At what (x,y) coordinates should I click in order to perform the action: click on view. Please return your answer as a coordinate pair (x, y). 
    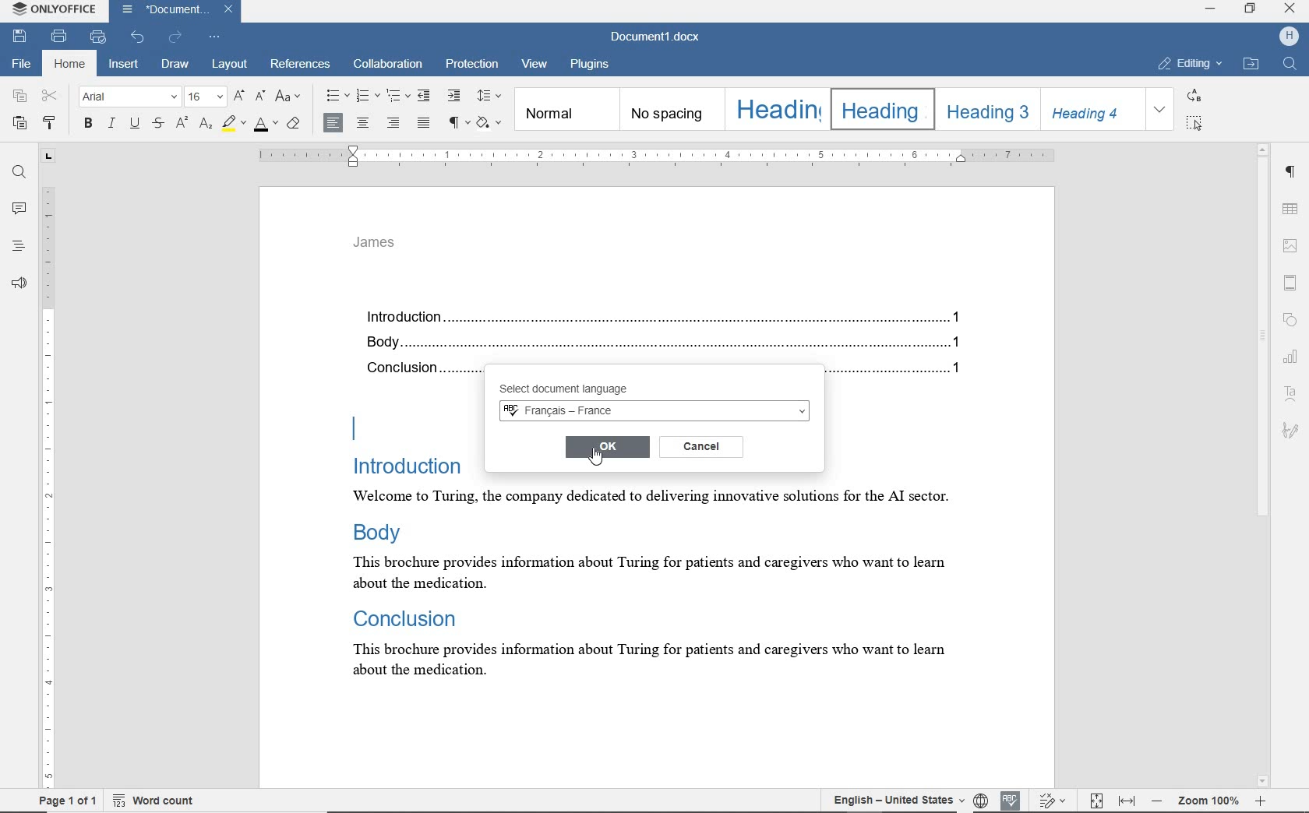
    Looking at the image, I should click on (537, 66).